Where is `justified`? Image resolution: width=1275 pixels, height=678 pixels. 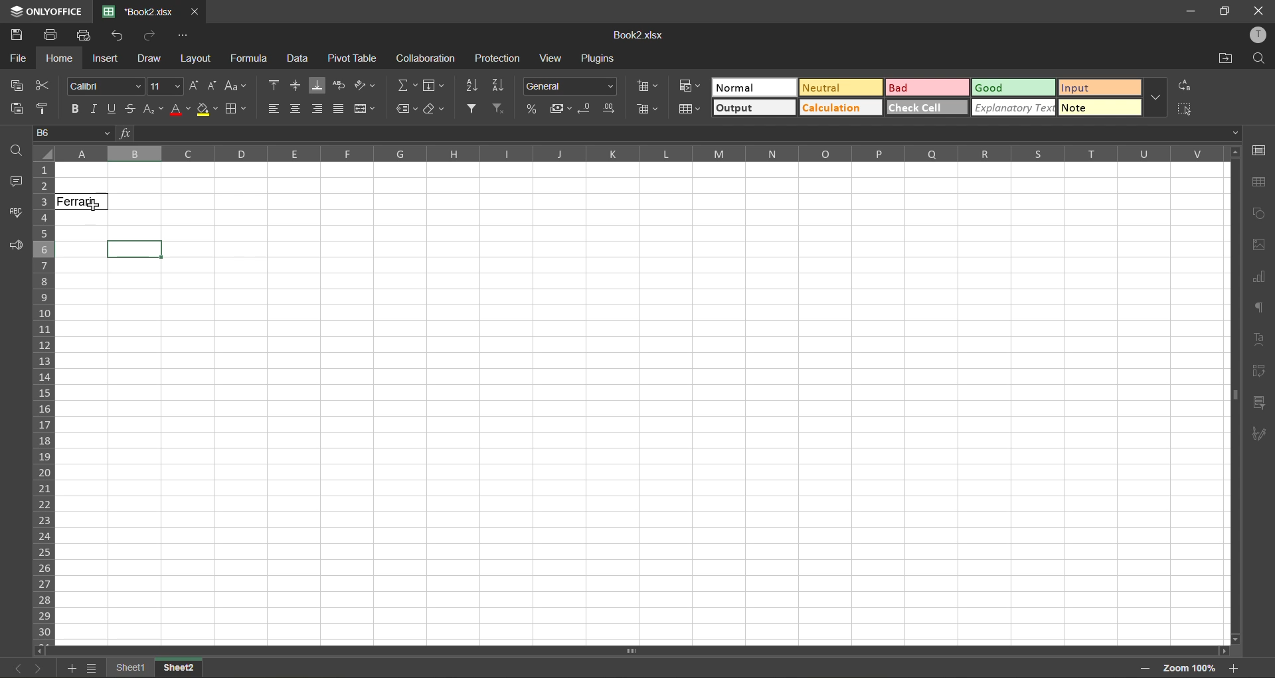
justified is located at coordinates (338, 107).